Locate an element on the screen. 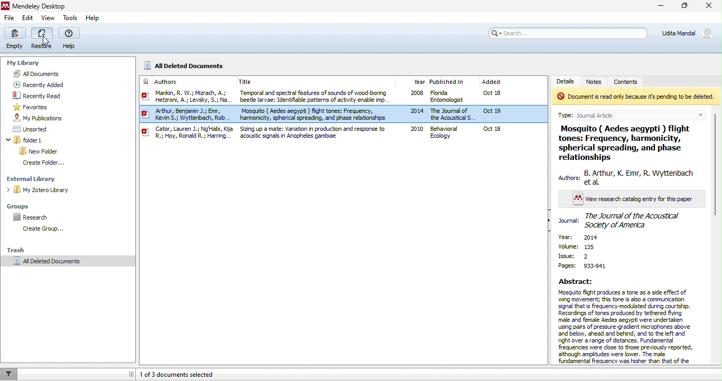 The width and height of the screenshot is (722, 381). issue is located at coordinates (573, 256).